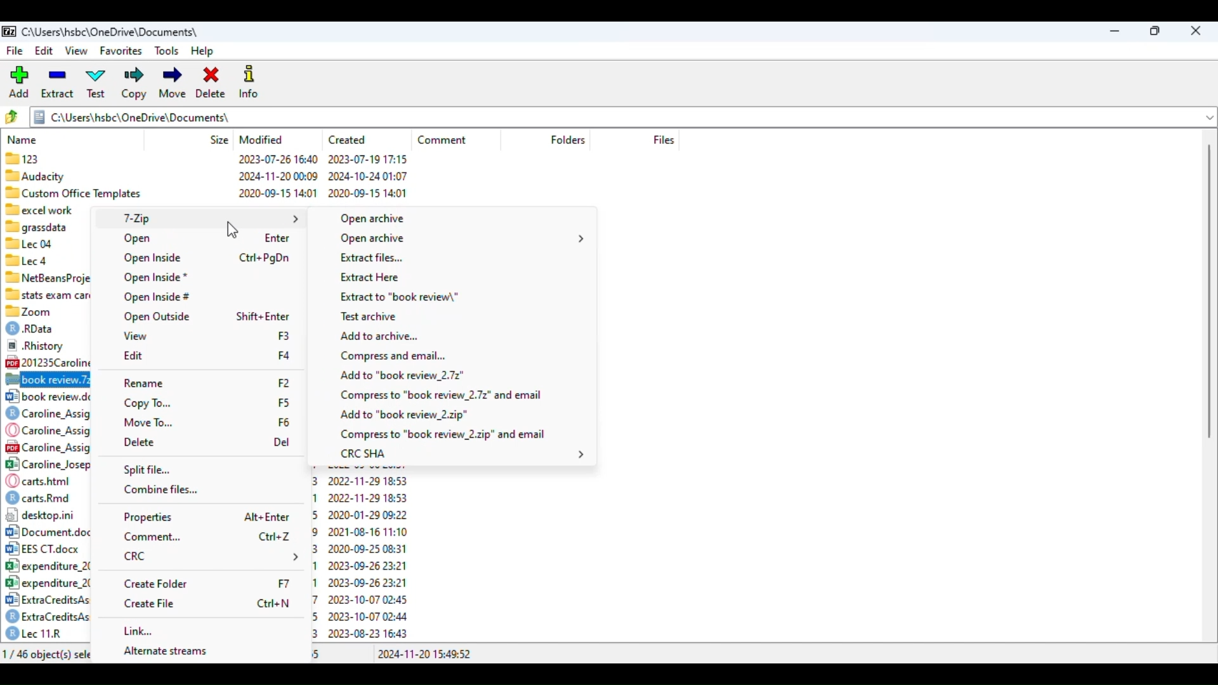 The height and width of the screenshot is (685, 1218). I want to click on ®llecd 2023-07-26 16:43 2023-07-26 16:41, so click(48, 260).